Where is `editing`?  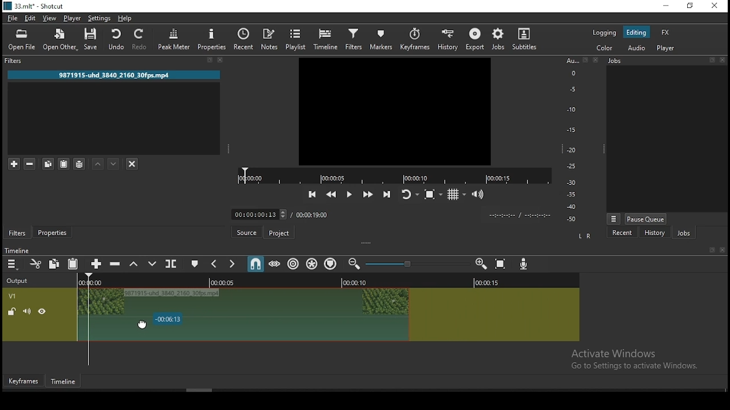 editing is located at coordinates (639, 33).